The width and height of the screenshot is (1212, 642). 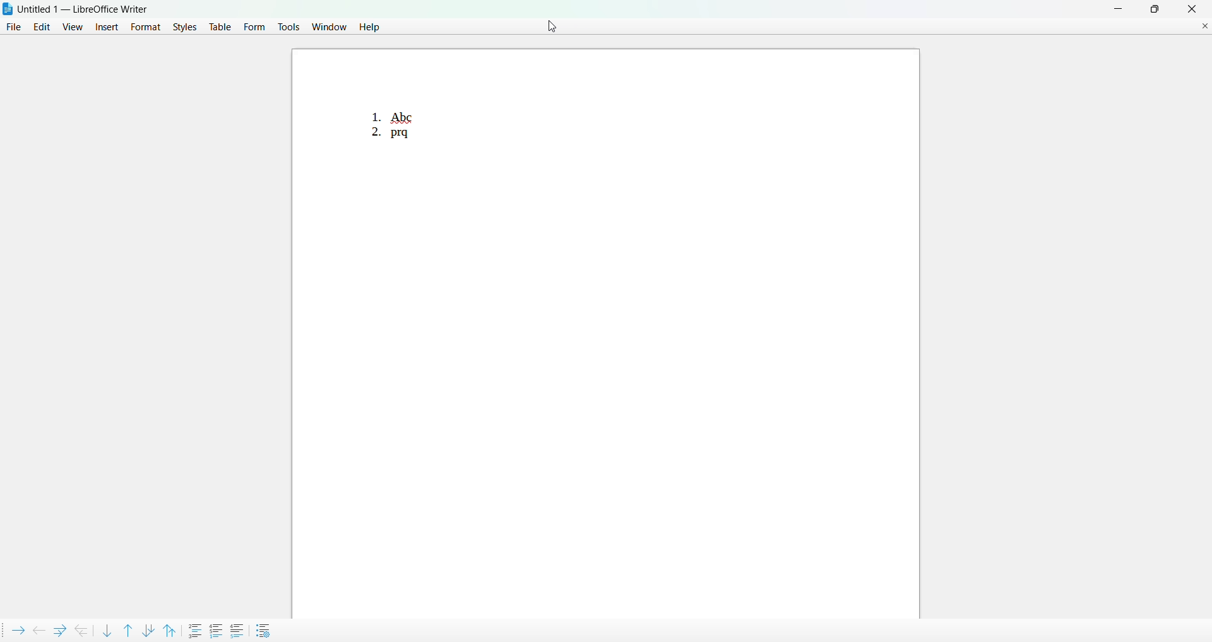 I want to click on close, so click(x=1191, y=9).